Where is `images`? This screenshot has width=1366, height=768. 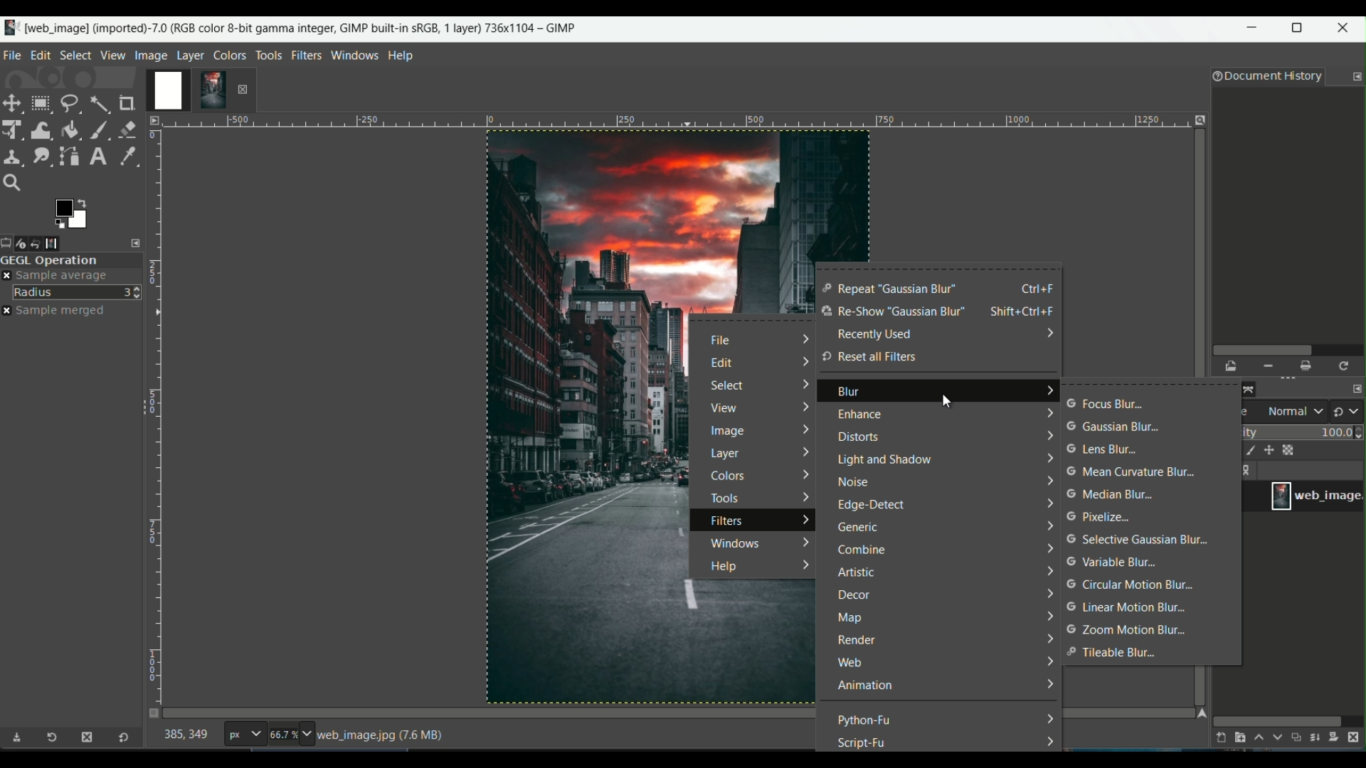 images is located at coordinates (62, 243).